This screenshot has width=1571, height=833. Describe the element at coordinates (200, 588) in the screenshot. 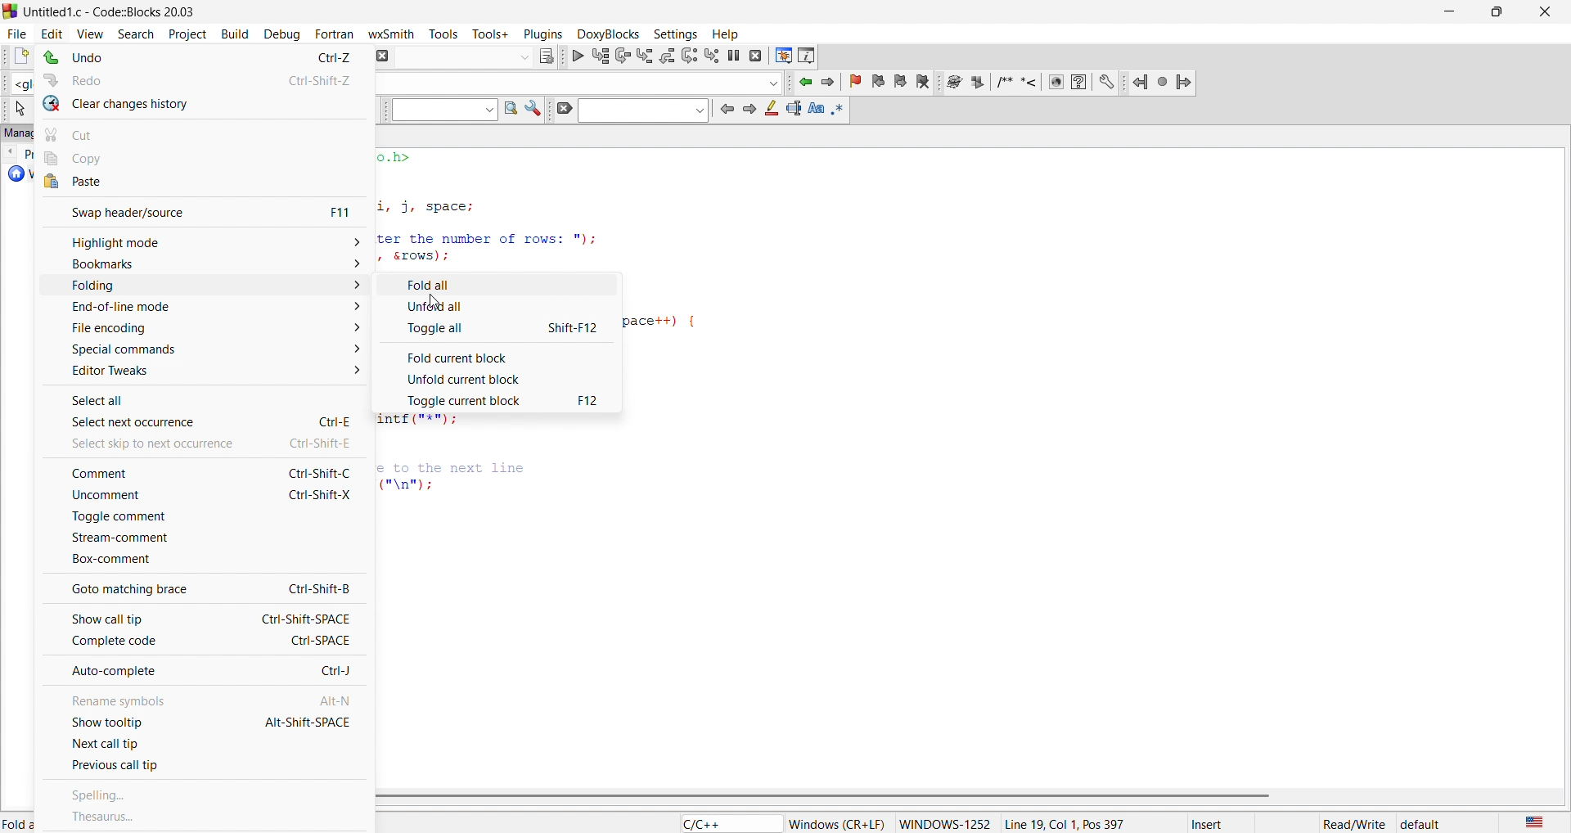

I see `goto matching brace` at that location.